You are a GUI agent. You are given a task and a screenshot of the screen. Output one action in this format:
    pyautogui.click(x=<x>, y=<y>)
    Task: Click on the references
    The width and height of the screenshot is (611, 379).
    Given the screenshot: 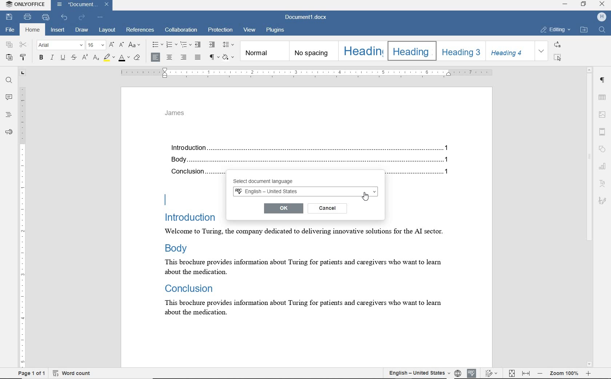 What is the action you would take?
    pyautogui.click(x=141, y=31)
    